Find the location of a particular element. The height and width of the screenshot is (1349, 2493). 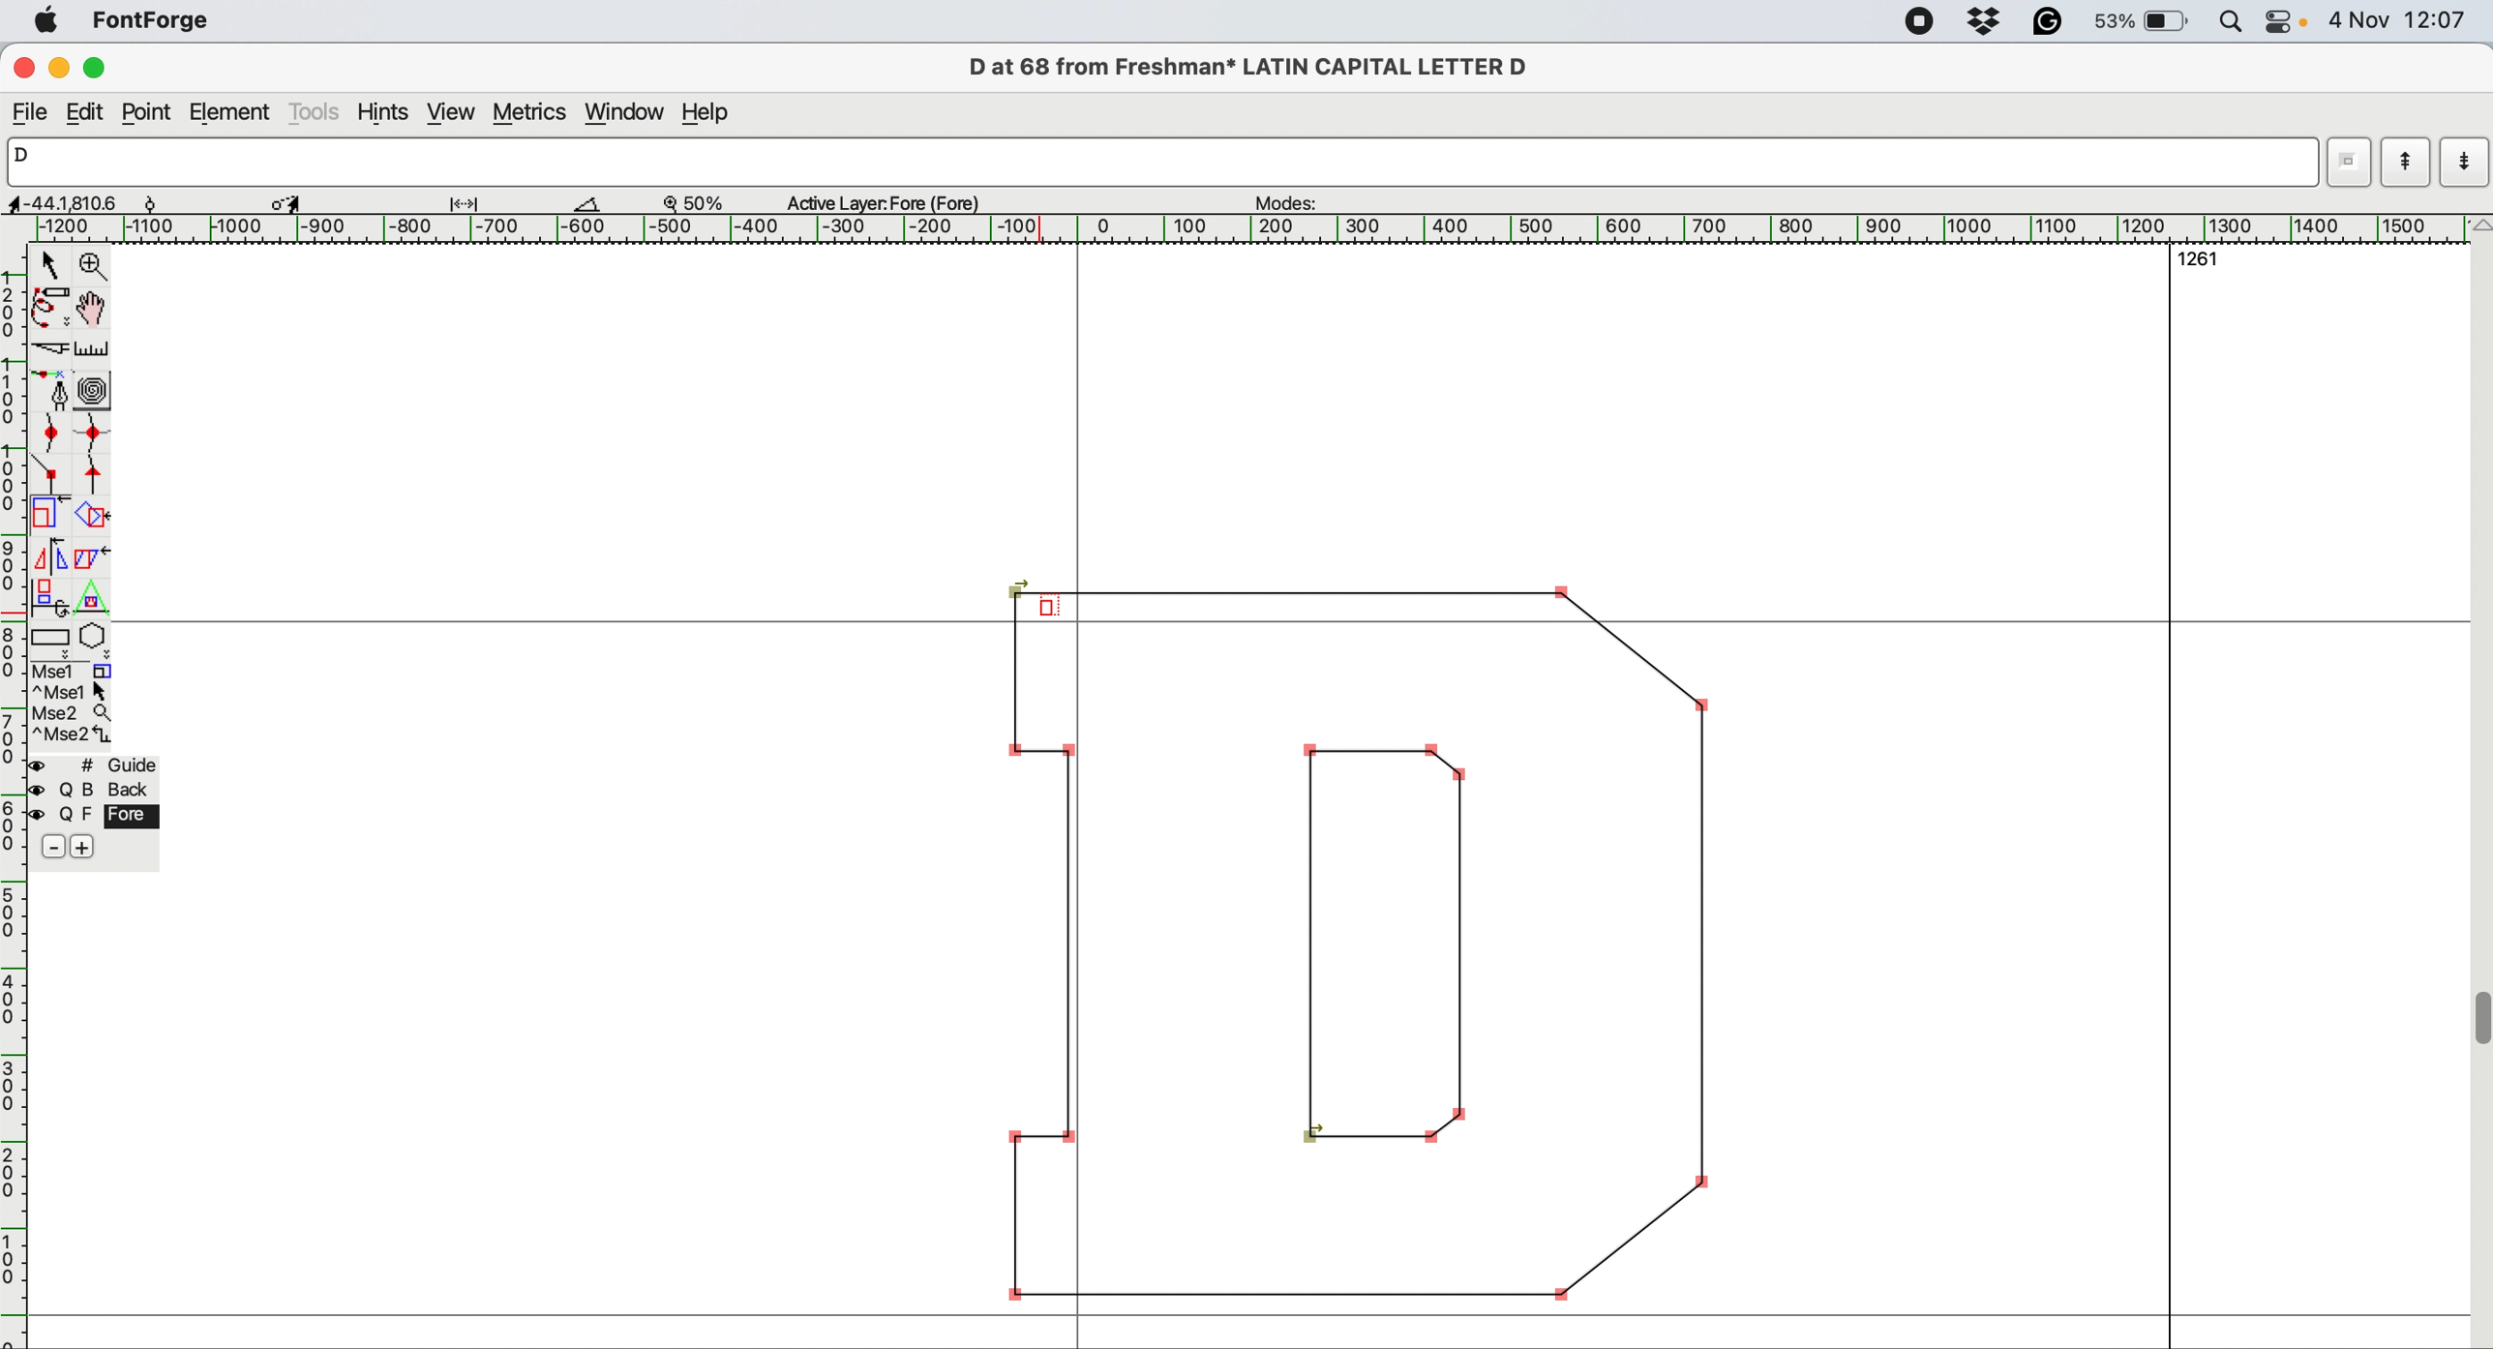

perform a perspective transformation on the selection is located at coordinates (90, 598).